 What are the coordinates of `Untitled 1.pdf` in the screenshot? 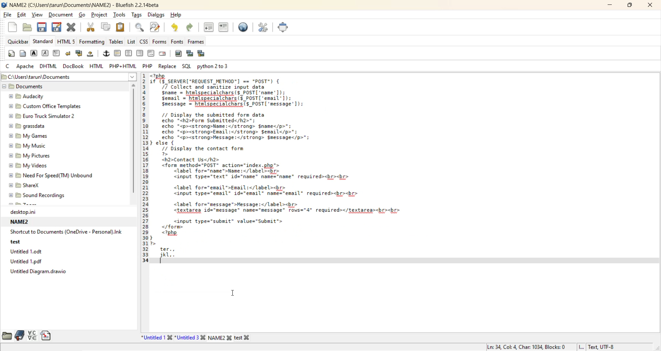 It's located at (31, 261).